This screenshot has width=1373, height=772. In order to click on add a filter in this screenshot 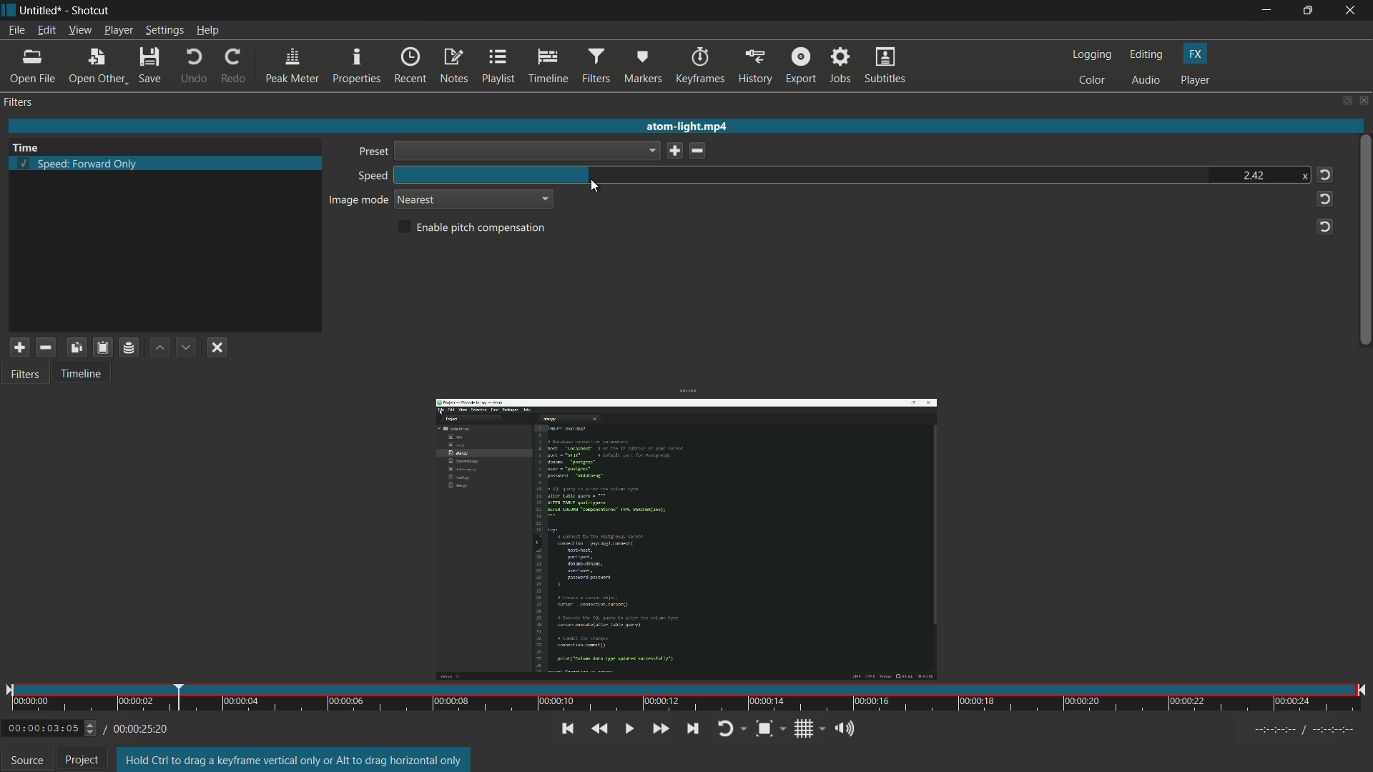, I will do `click(18, 348)`.